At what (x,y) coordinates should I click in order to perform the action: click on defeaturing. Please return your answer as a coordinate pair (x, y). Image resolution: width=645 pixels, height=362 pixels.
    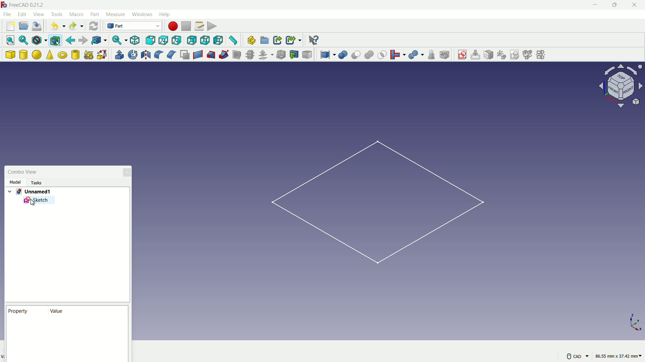
    Looking at the image, I should click on (444, 55).